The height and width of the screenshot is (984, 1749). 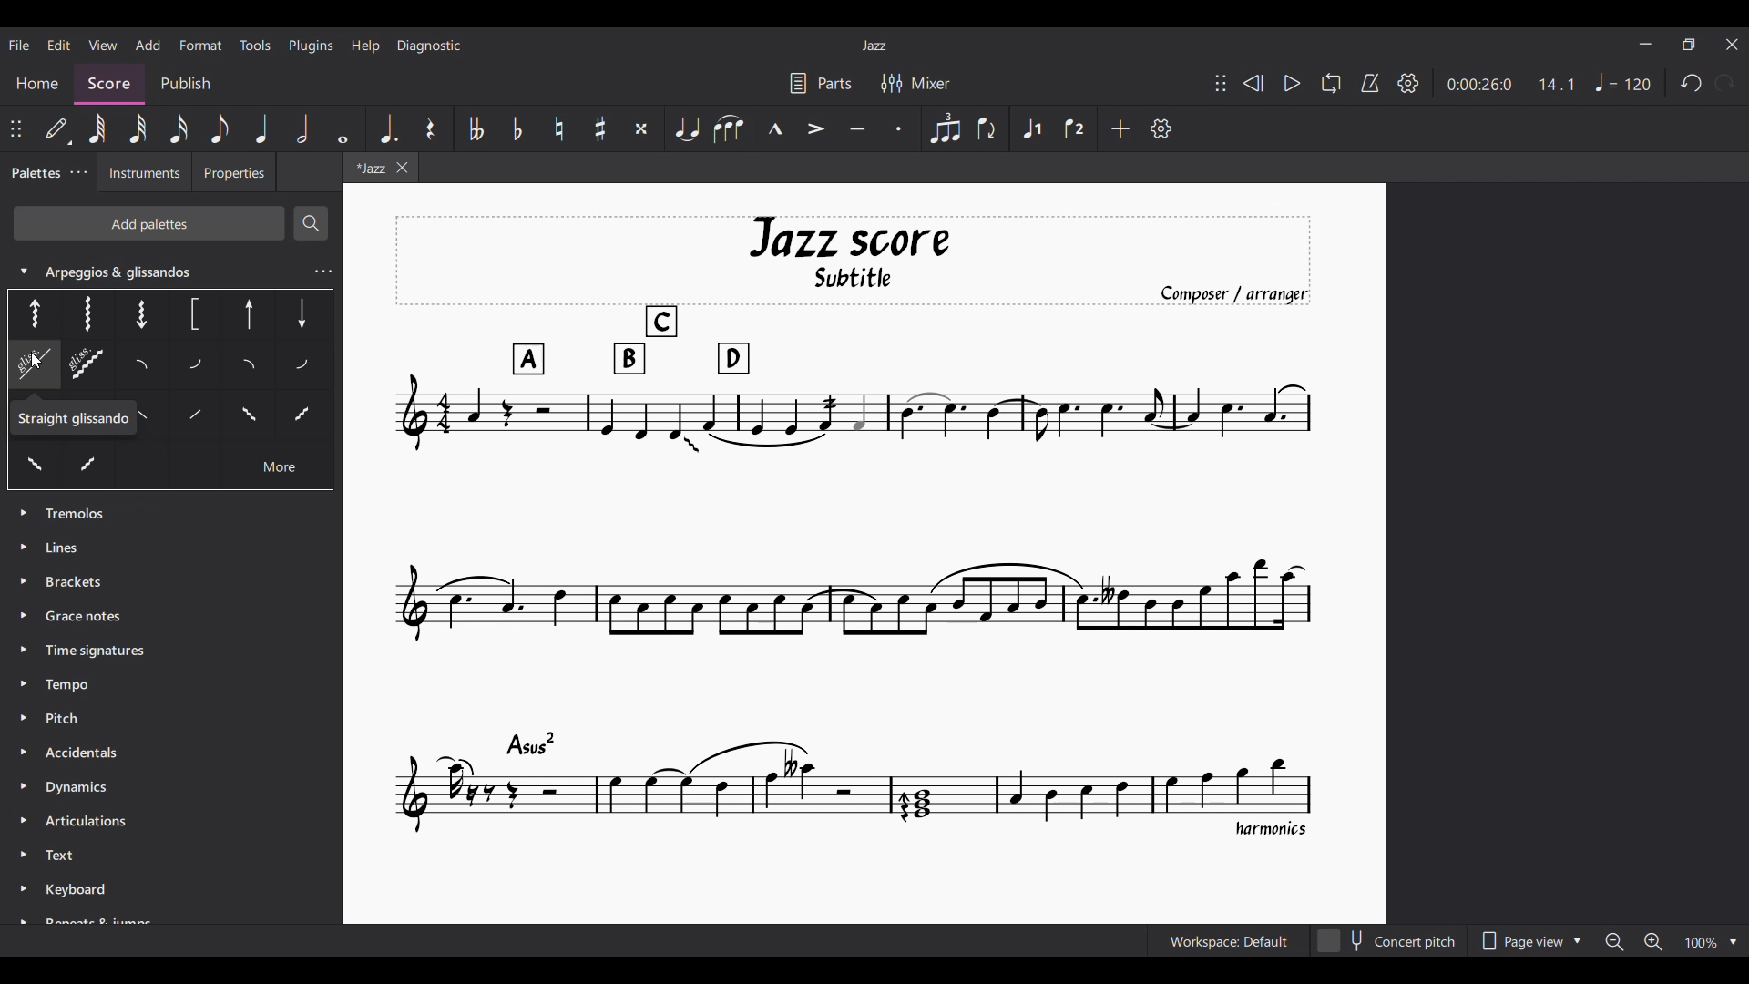 What do you see at coordinates (138, 313) in the screenshot?
I see `Plate 3` at bounding box center [138, 313].